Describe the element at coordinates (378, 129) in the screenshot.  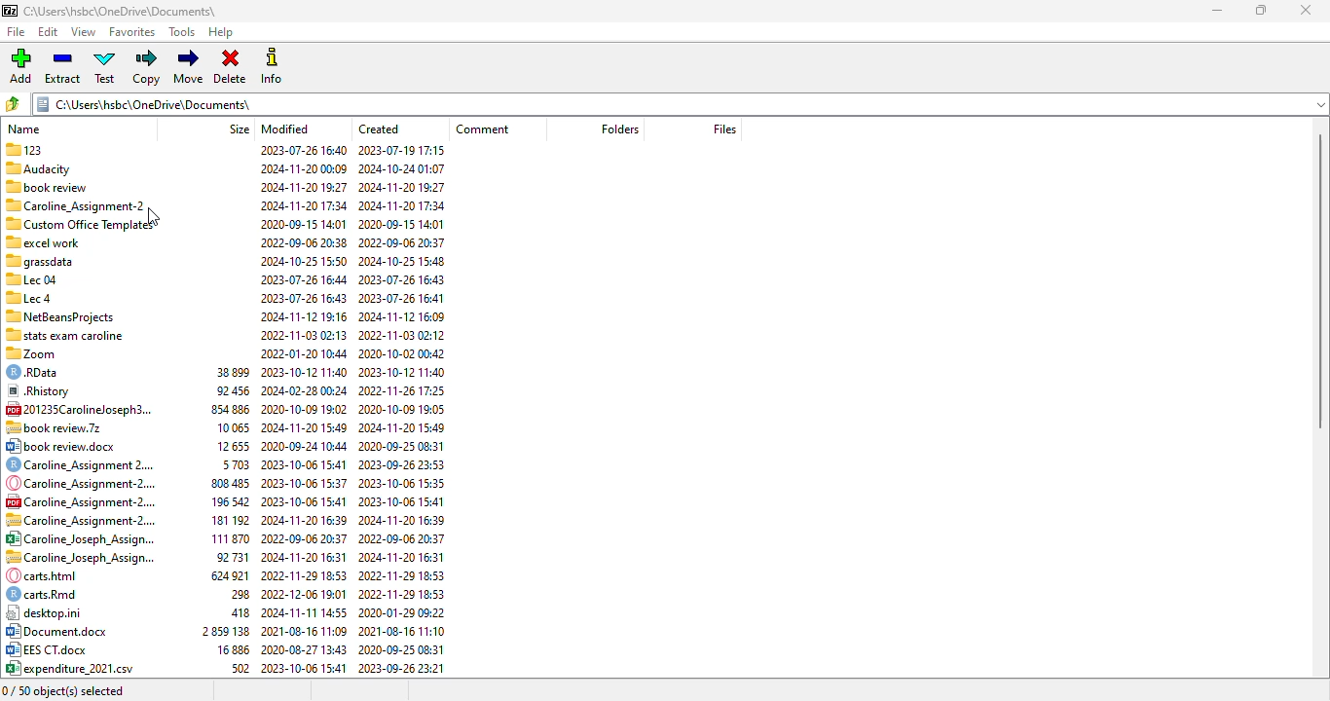
I see `created` at that location.